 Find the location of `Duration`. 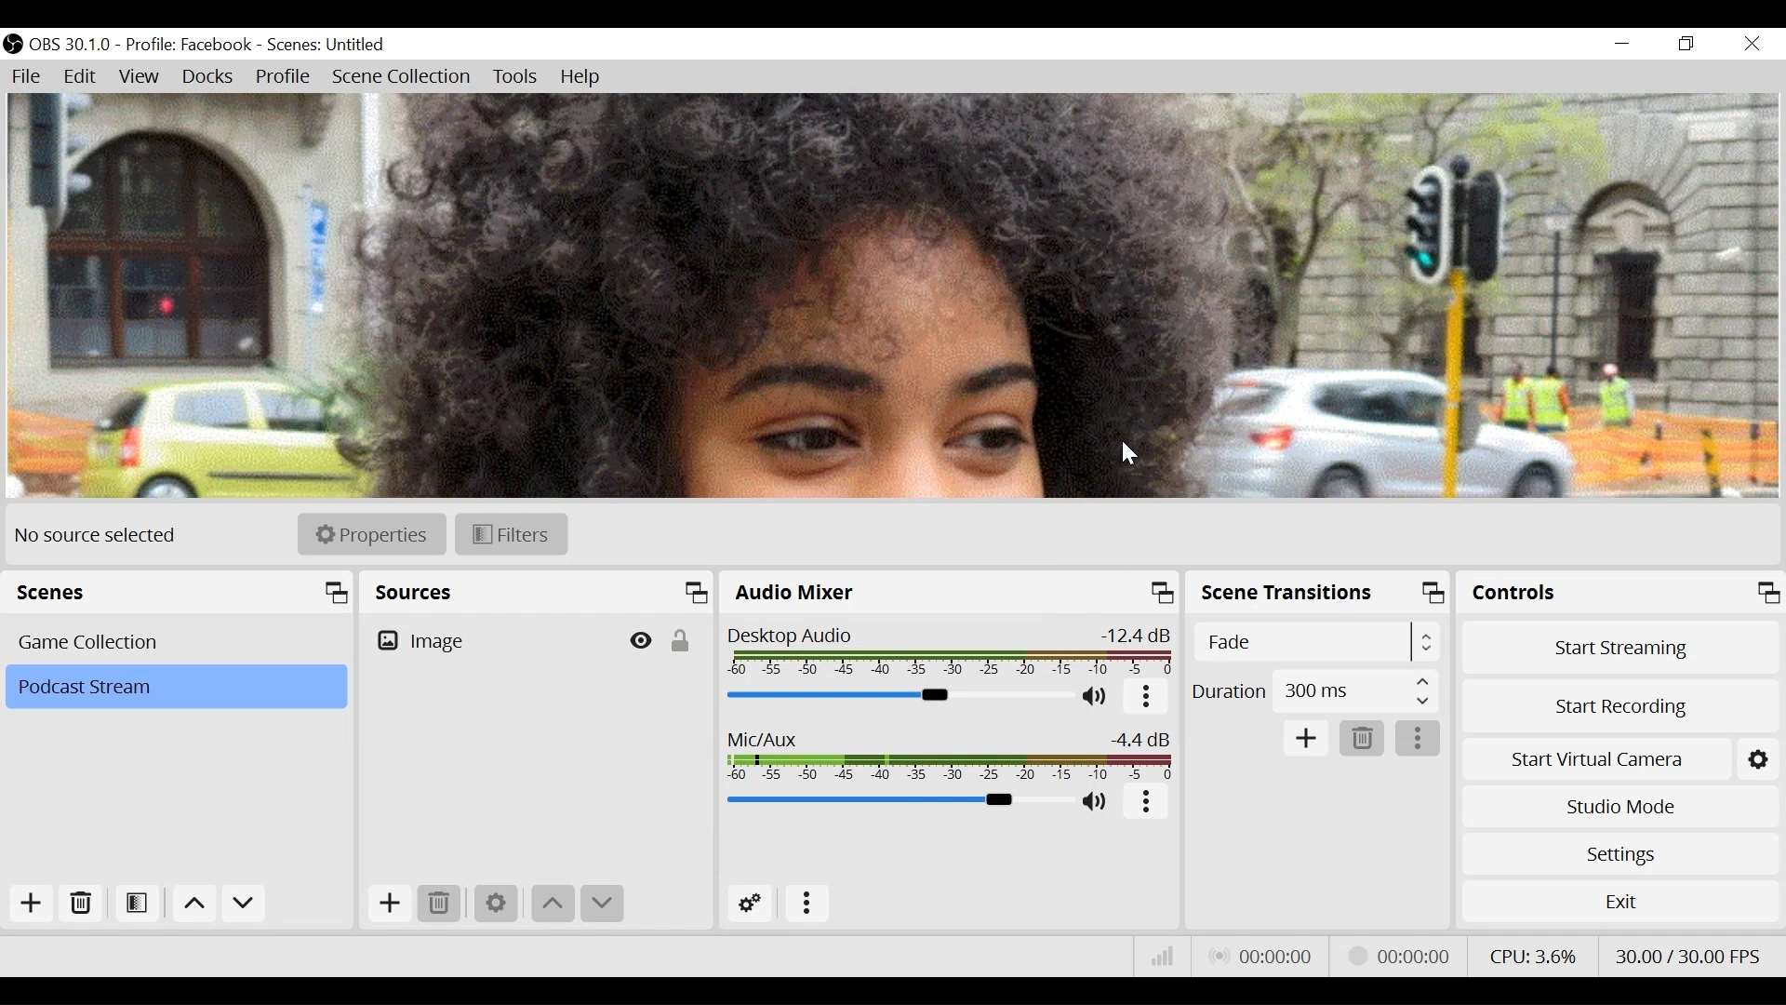

Duration is located at coordinates (1314, 690).